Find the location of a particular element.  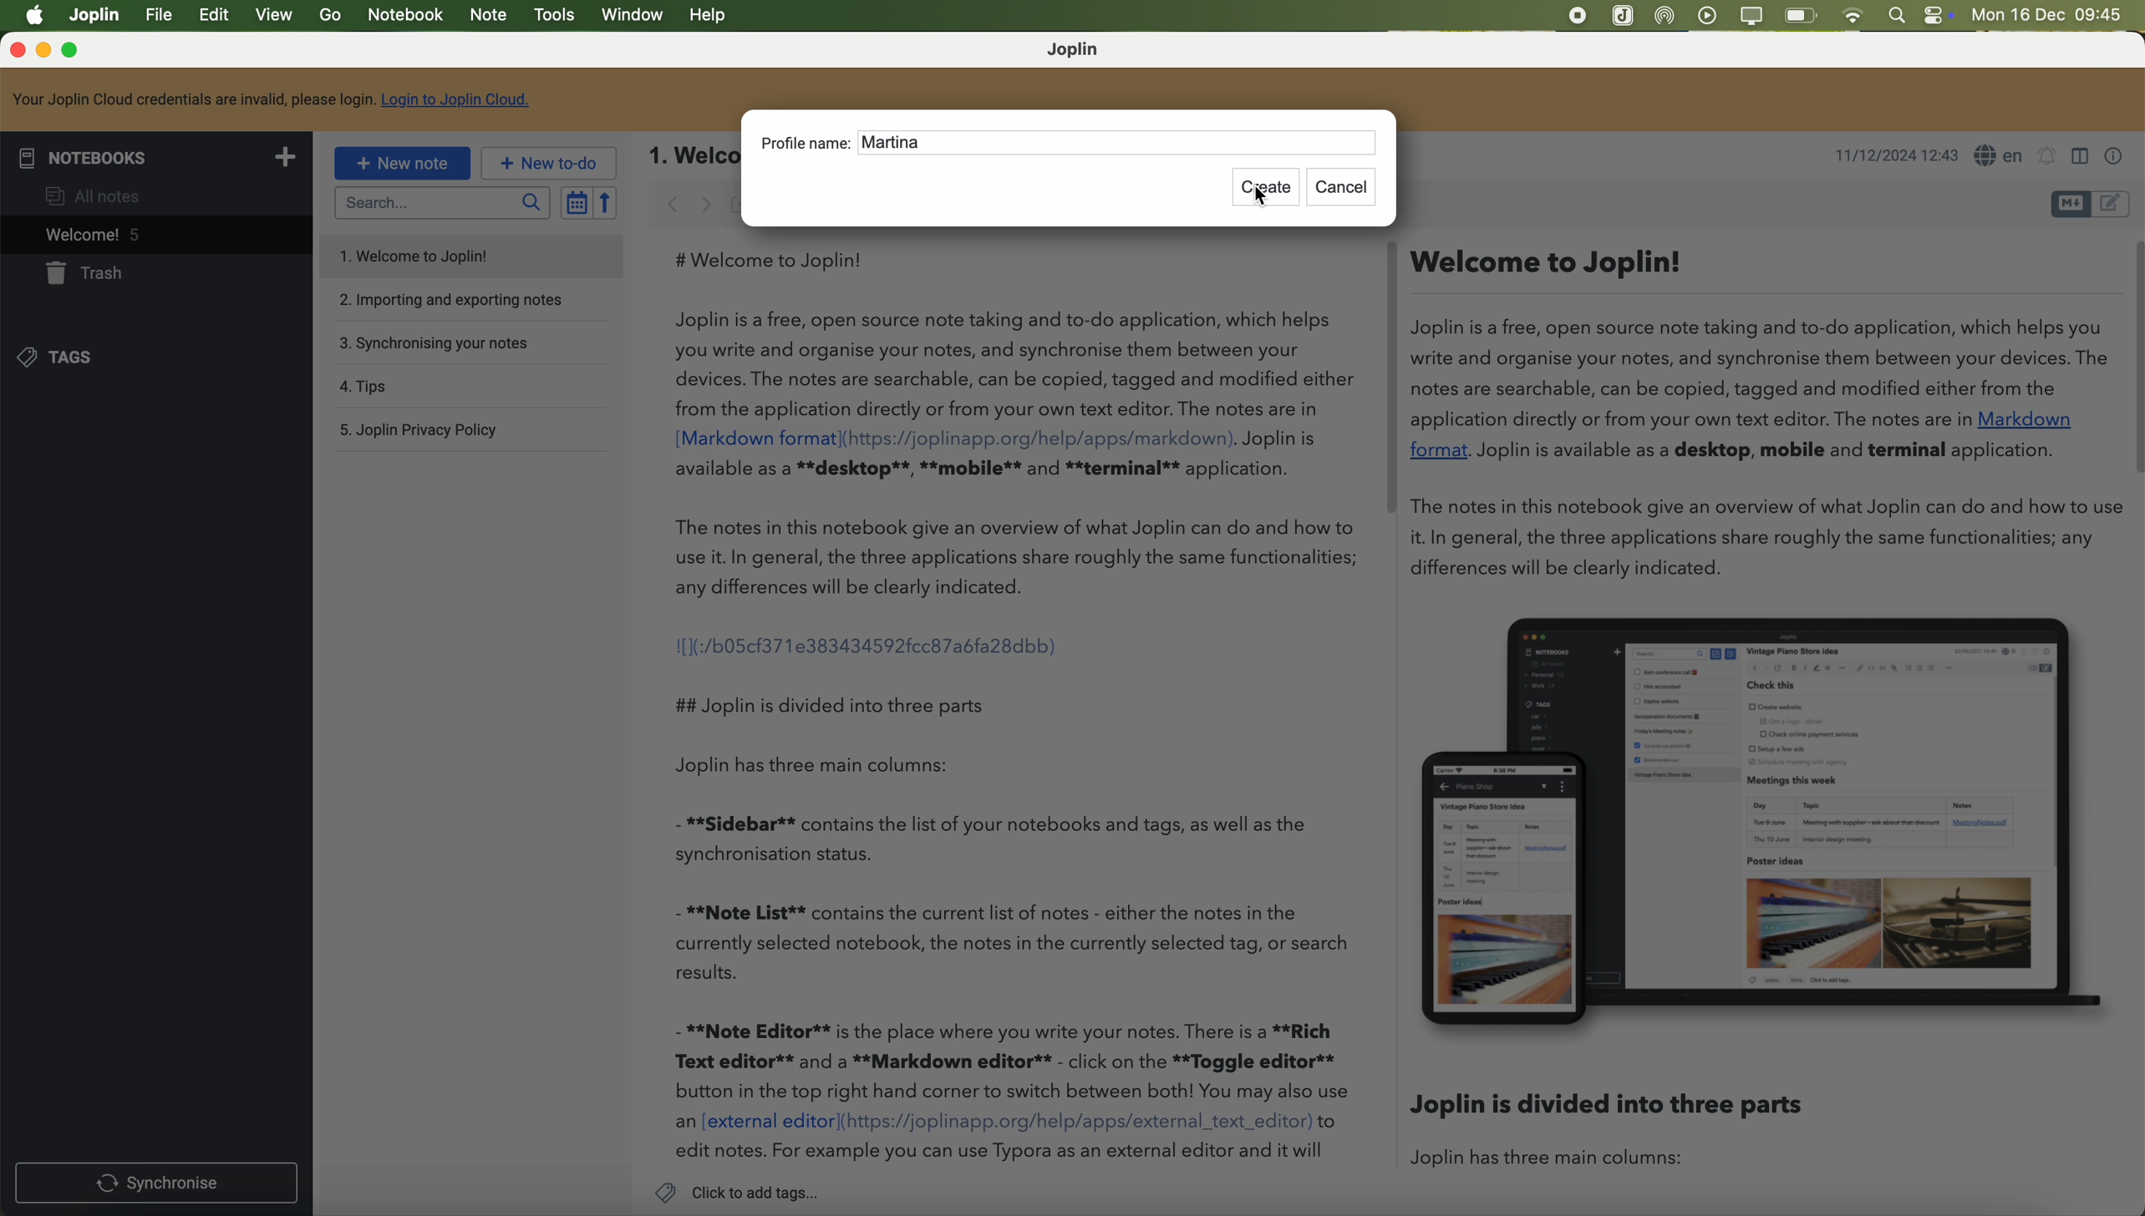

tags is located at coordinates (69, 358).